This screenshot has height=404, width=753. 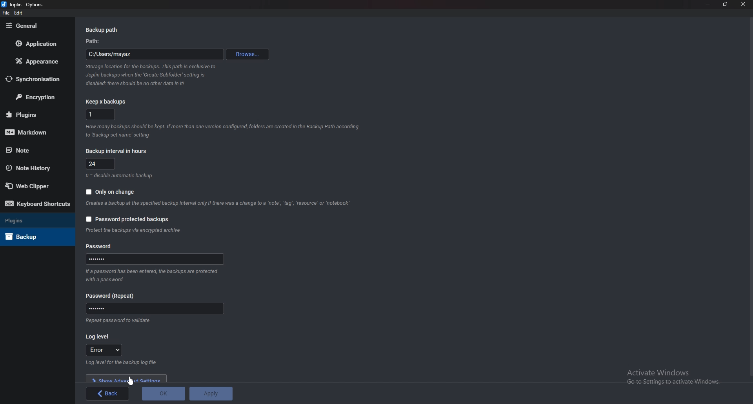 I want to click on Minimize, so click(x=708, y=4).